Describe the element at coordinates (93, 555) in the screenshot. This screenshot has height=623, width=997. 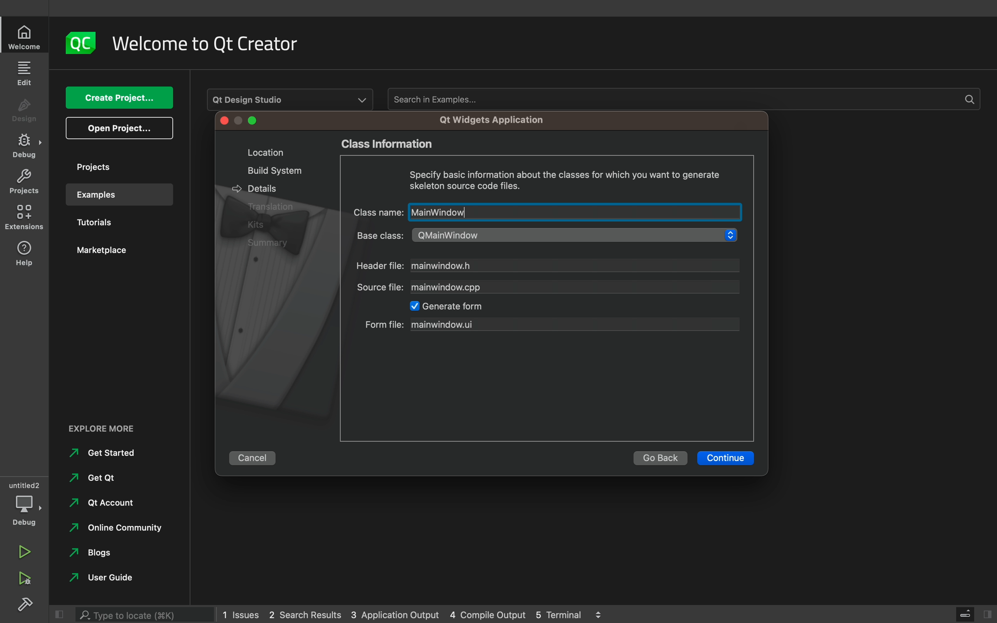
I see `blogs` at that location.